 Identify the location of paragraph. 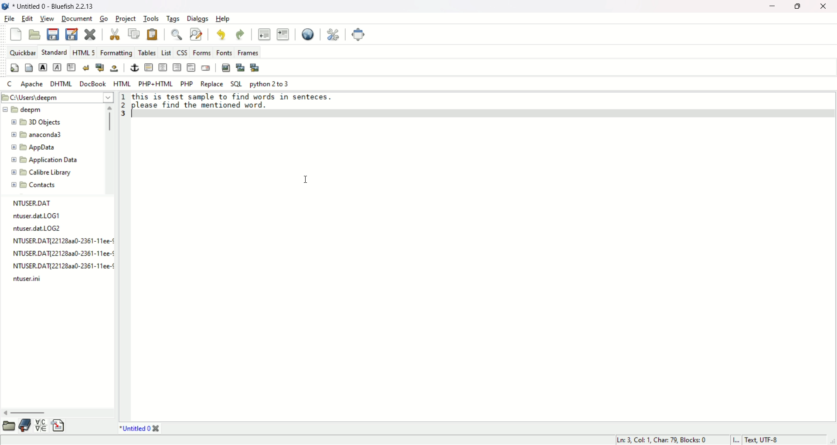
(71, 67).